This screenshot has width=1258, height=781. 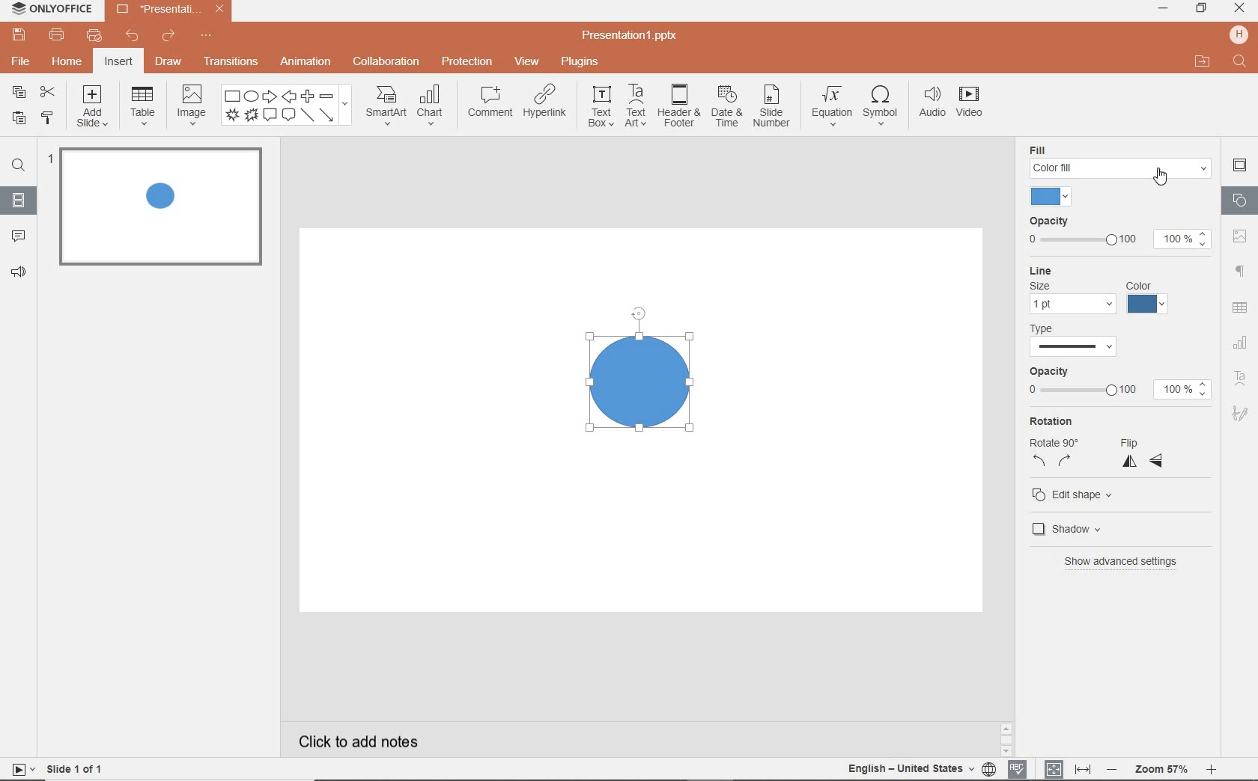 What do you see at coordinates (17, 34) in the screenshot?
I see `save` at bounding box center [17, 34].